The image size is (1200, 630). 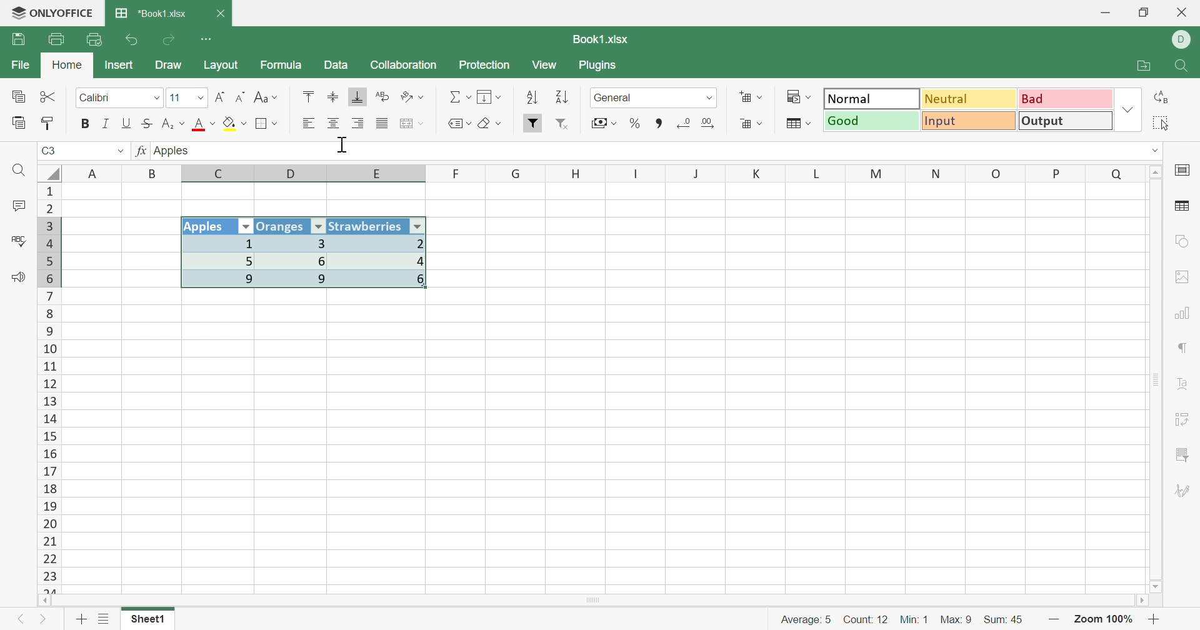 What do you see at coordinates (1186, 312) in the screenshot?
I see `Chart settings` at bounding box center [1186, 312].